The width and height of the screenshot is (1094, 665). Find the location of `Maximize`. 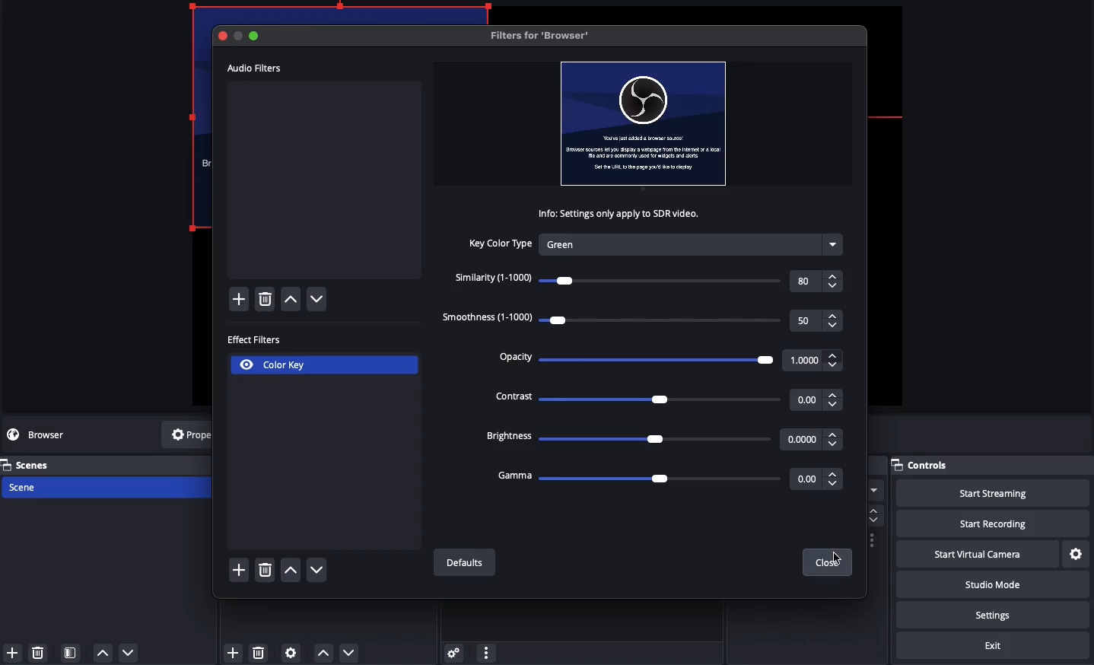

Maximize is located at coordinates (256, 37).